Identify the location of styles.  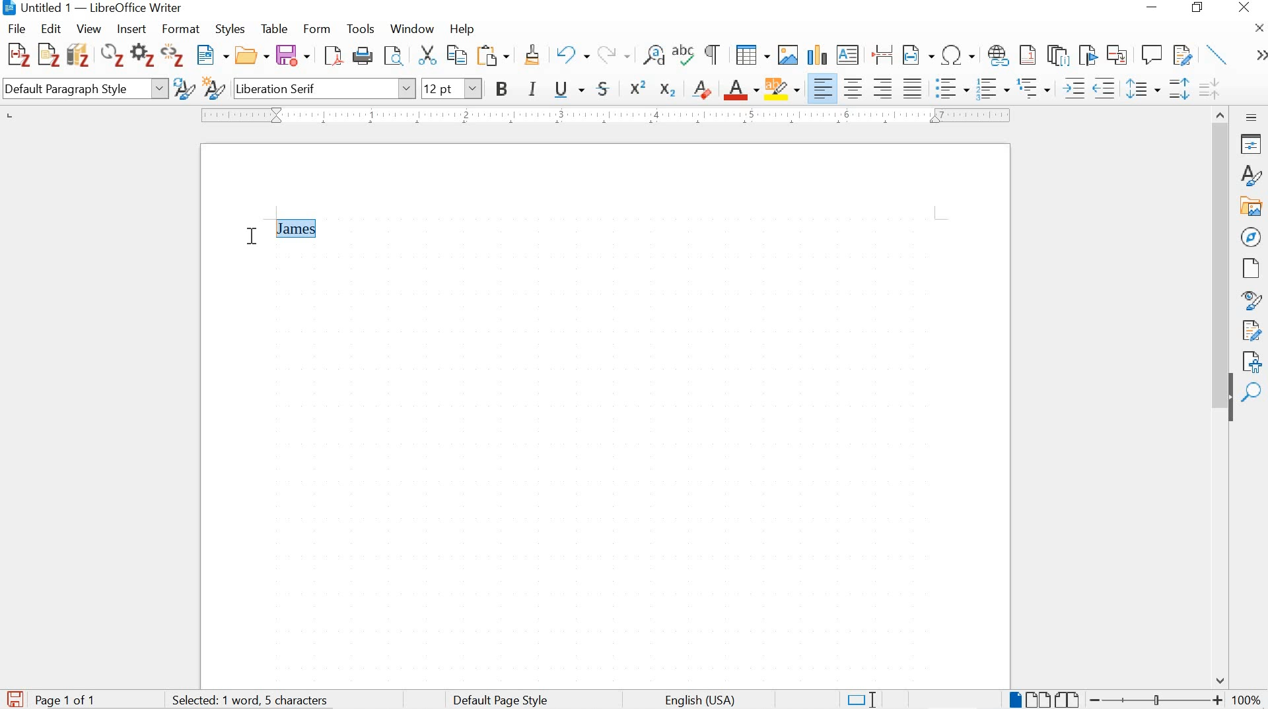
(1250, 175).